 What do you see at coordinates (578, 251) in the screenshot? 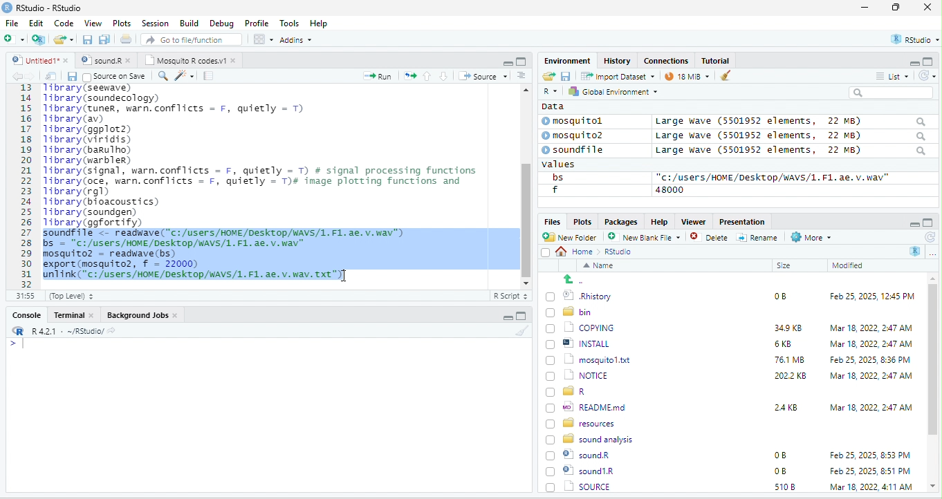
I see ` Home` at bounding box center [578, 251].